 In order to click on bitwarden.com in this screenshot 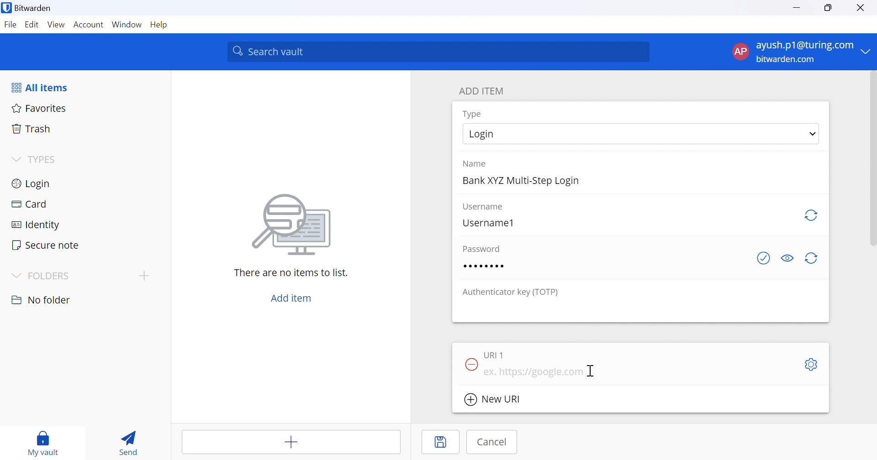, I will do `click(786, 59)`.